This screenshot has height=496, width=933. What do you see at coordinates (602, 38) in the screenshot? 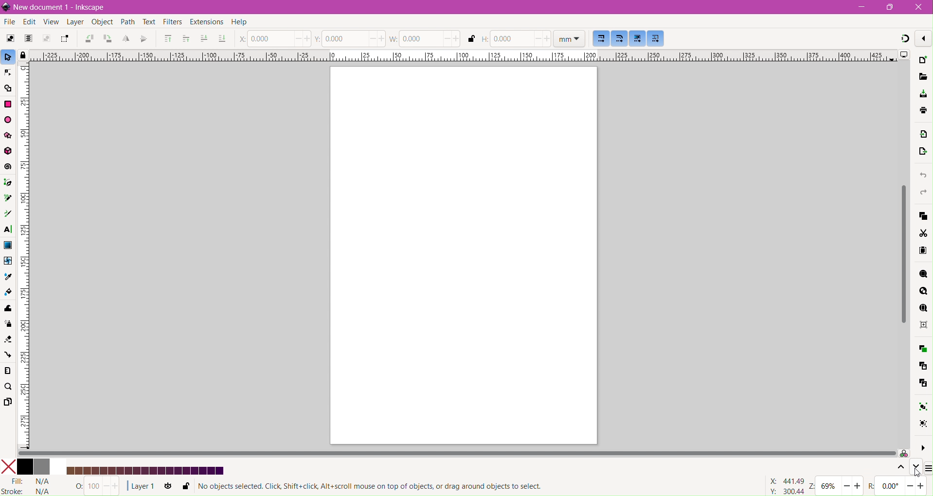
I see `When scaling objects, scale the stroke width by the same proportion` at bounding box center [602, 38].